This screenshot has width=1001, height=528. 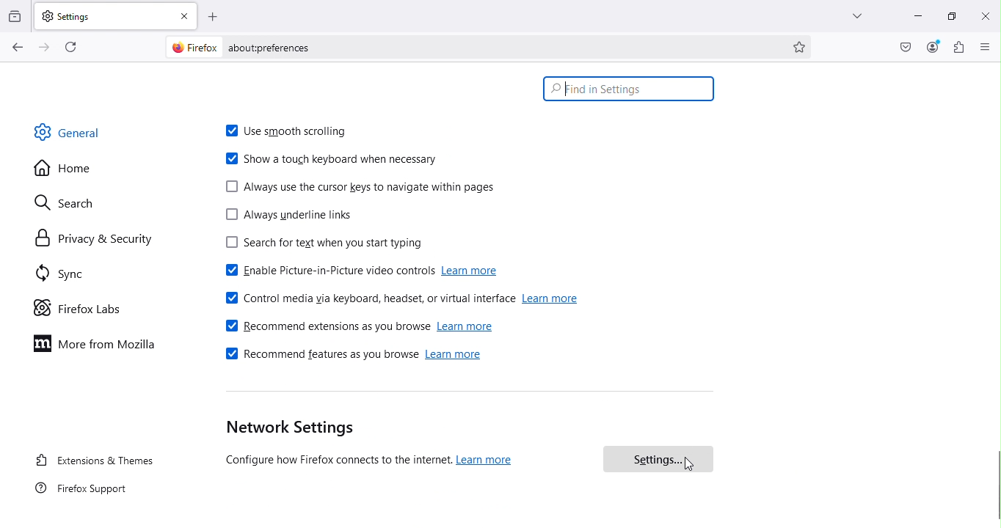 What do you see at coordinates (98, 342) in the screenshot?
I see `Move to Mozilla` at bounding box center [98, 342].